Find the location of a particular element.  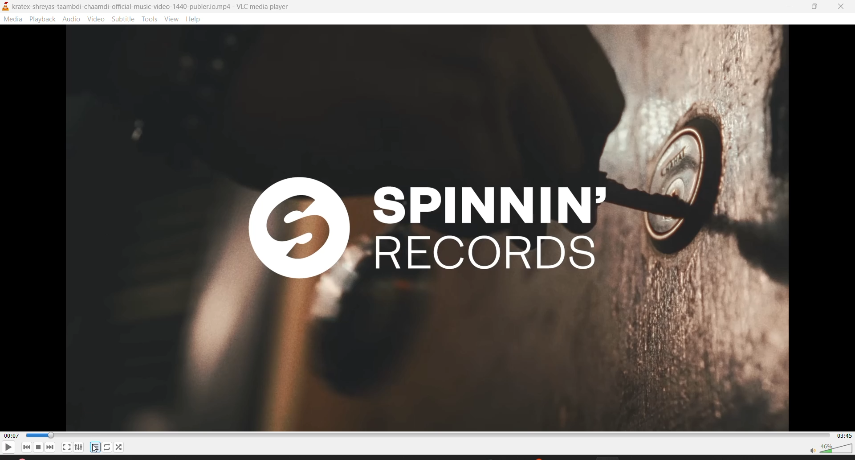

playback is located at coordinates (42, 19).